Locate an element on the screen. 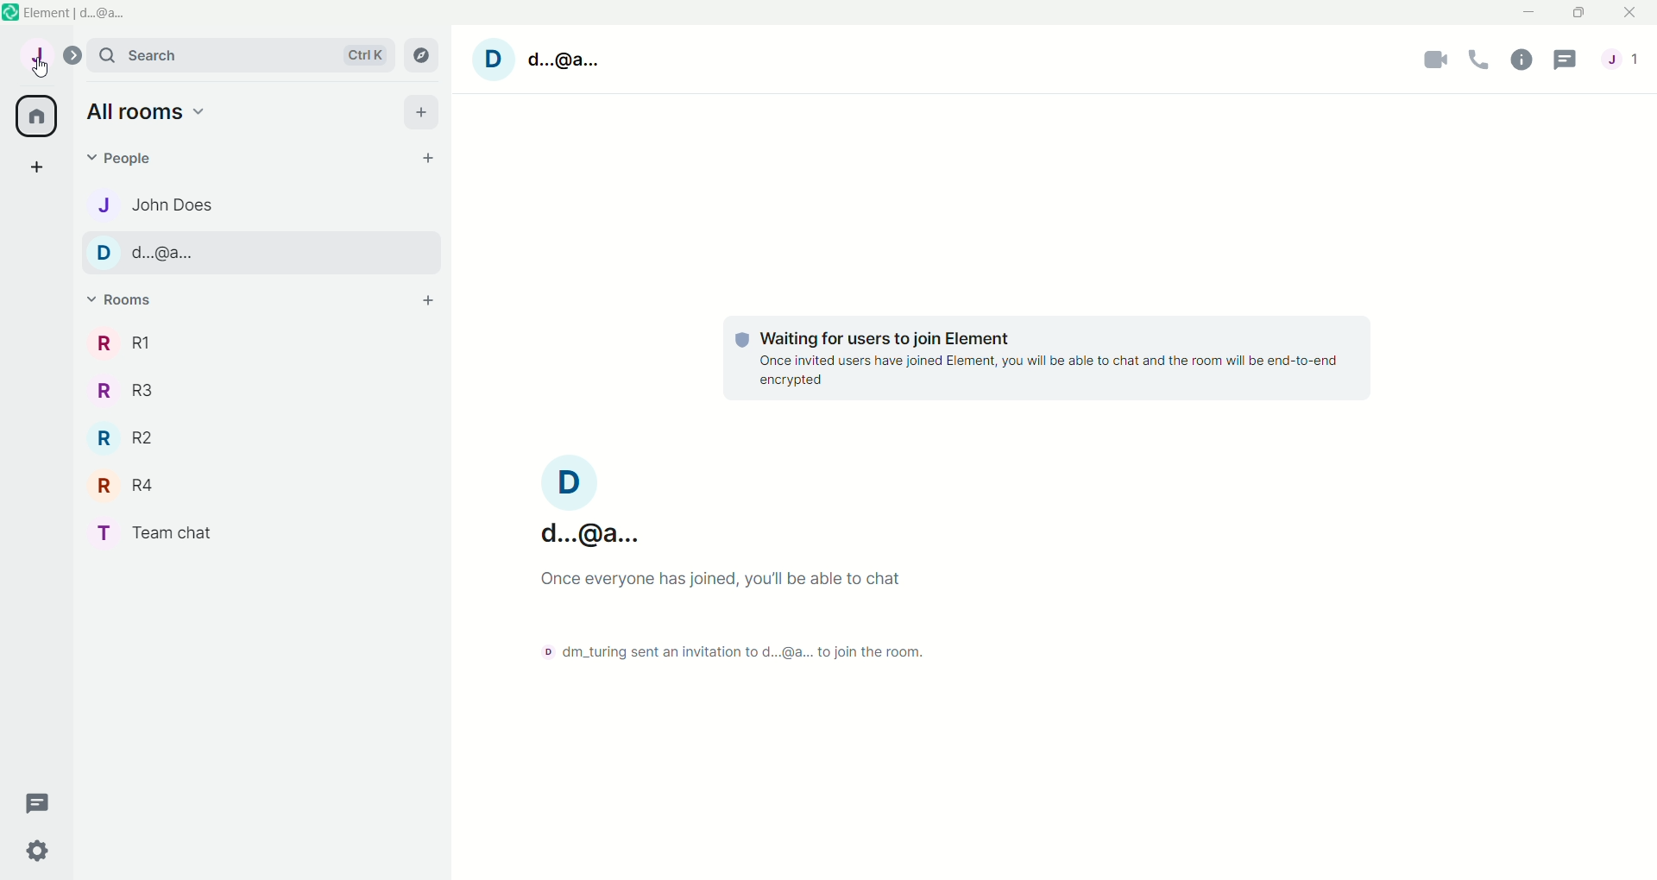 This screenshot has width=1657, height=880. J is located at coordinates (37, 55).